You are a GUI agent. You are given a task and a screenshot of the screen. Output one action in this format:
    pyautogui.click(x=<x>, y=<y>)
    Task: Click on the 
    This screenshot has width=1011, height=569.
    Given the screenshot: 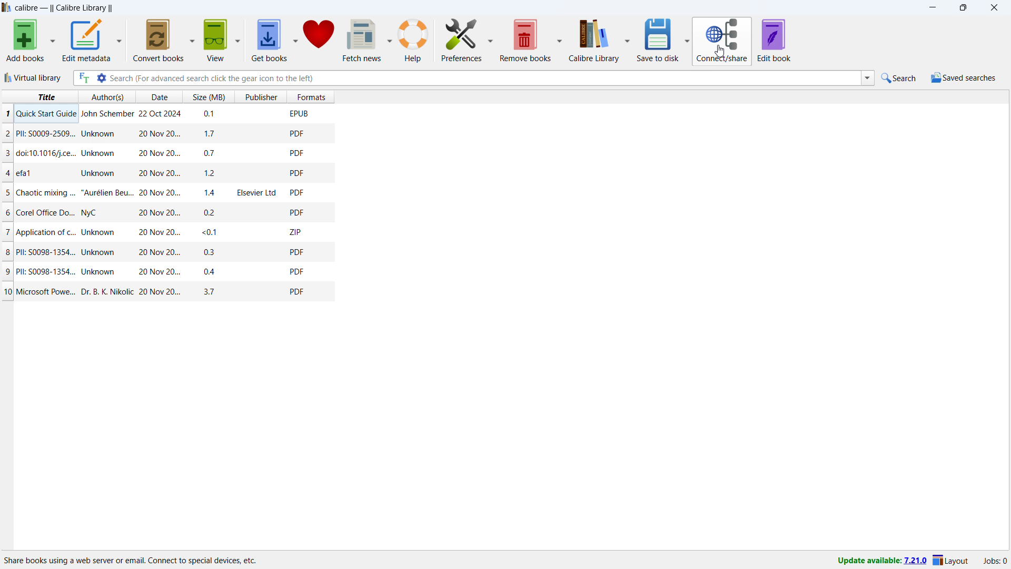 What is the action you would take?
    pyautogui.click(x=594, y=41)
    